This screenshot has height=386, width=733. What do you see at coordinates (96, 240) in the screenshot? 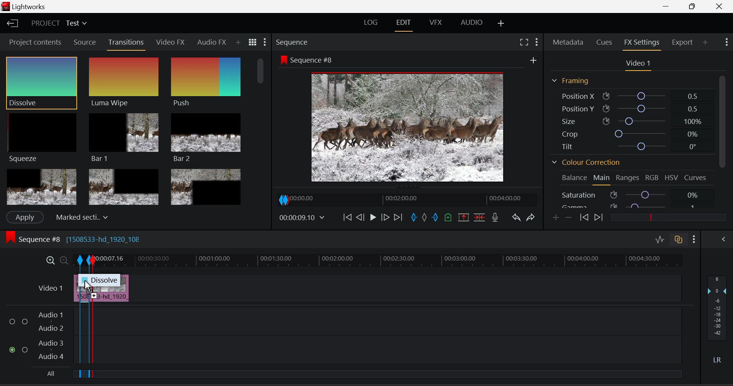
I see `Sequence #8 Editing Section` at bounding box center [96, 240].